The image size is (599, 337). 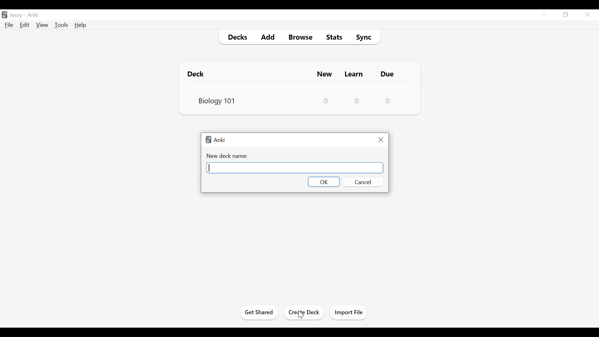 What do you see at coordinates (227, 156) in the screenshot?
I see `New Deck Name` at bounding box center [227, 156].